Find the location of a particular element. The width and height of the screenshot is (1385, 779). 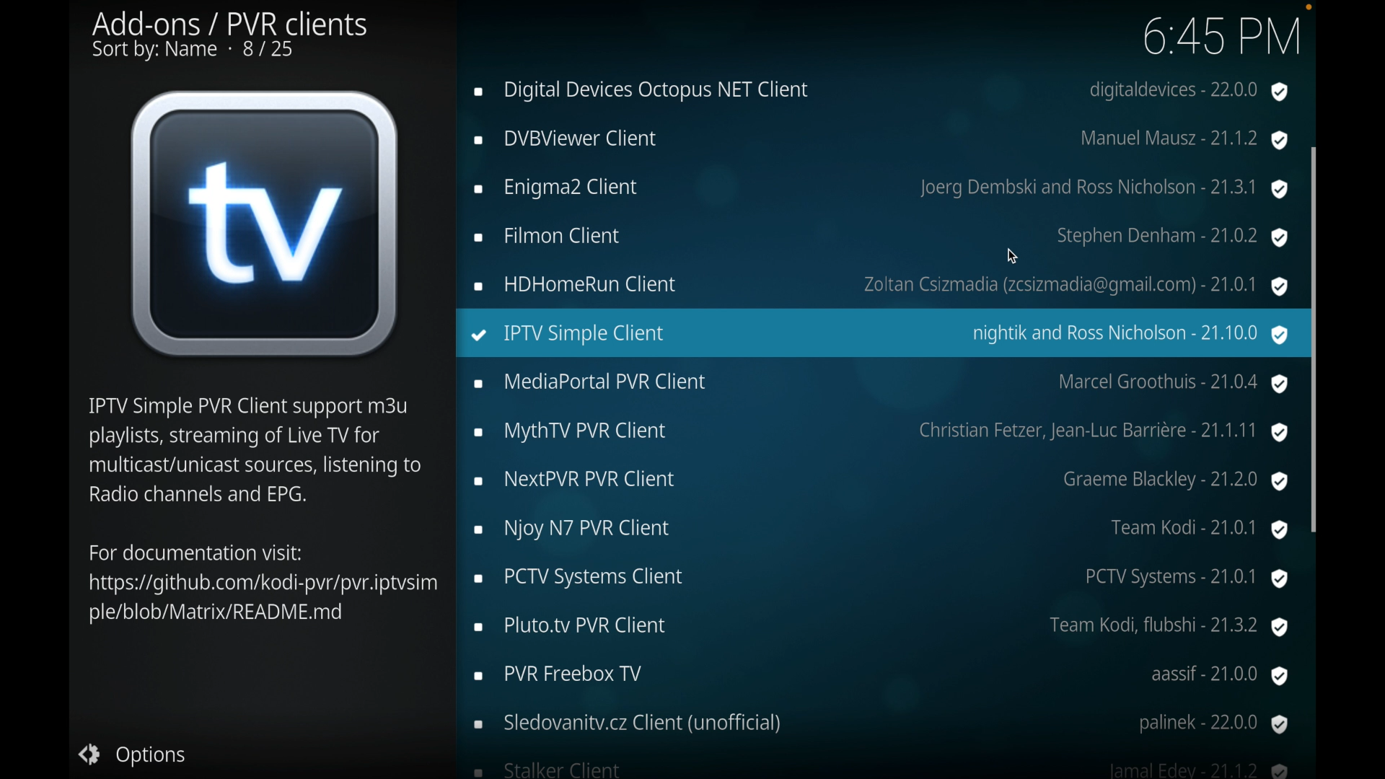

digital devices octopus net client is located at coordinates (878, 92).